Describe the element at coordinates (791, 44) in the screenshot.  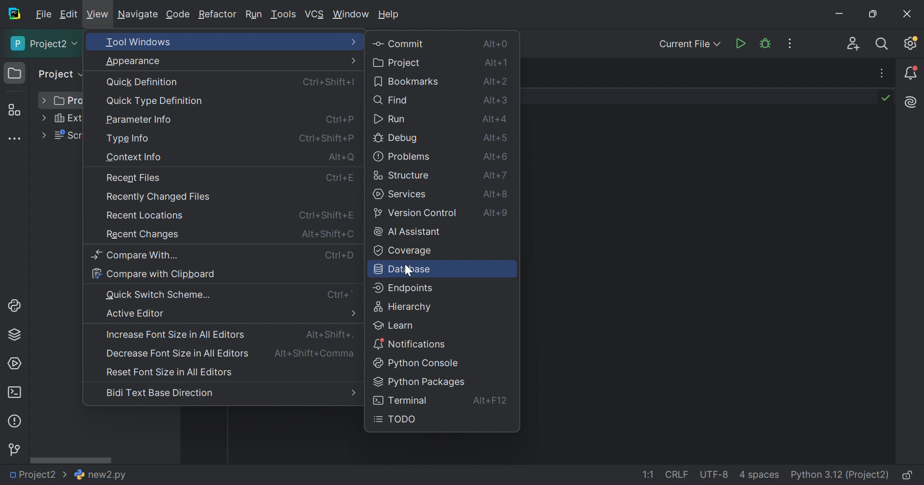
I see `More Actions` at that location.